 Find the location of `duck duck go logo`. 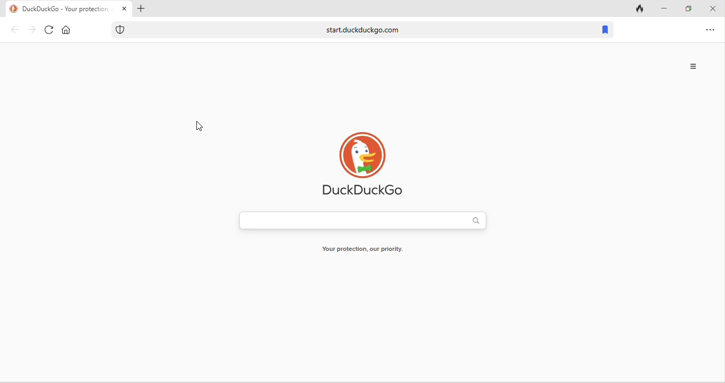

duck duck go logo is located at coordinates (356, 161).